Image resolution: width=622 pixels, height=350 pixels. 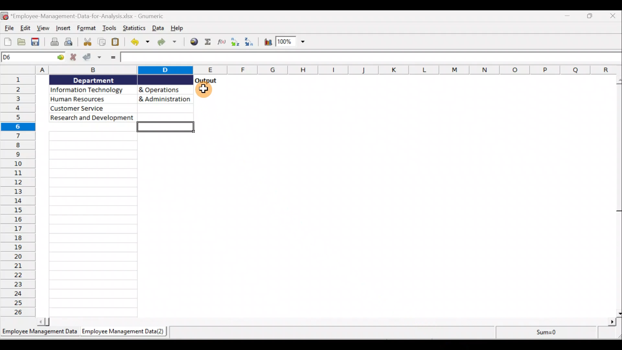 What do you see at coordinates (40, 334) in the screenshot?
I see `Sheet 1` at bounding box center [40, 334].